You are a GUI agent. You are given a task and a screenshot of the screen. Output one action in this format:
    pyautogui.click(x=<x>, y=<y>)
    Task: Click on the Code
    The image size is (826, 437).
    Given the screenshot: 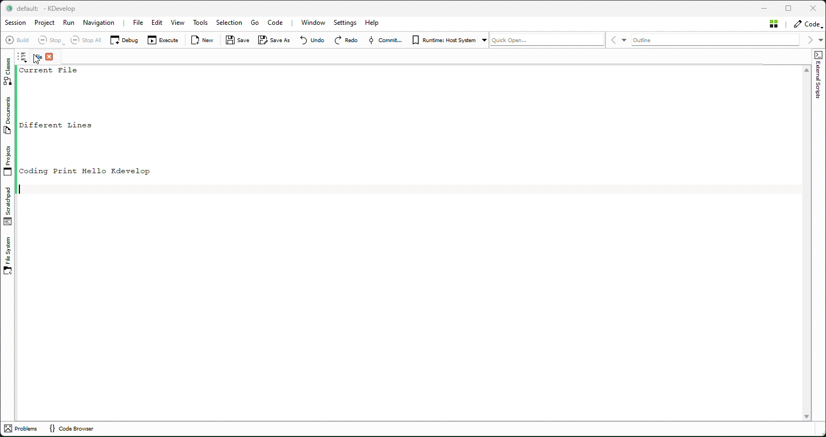 What is the action you would take?
    pyautogui.click(x=276, y=23)
    